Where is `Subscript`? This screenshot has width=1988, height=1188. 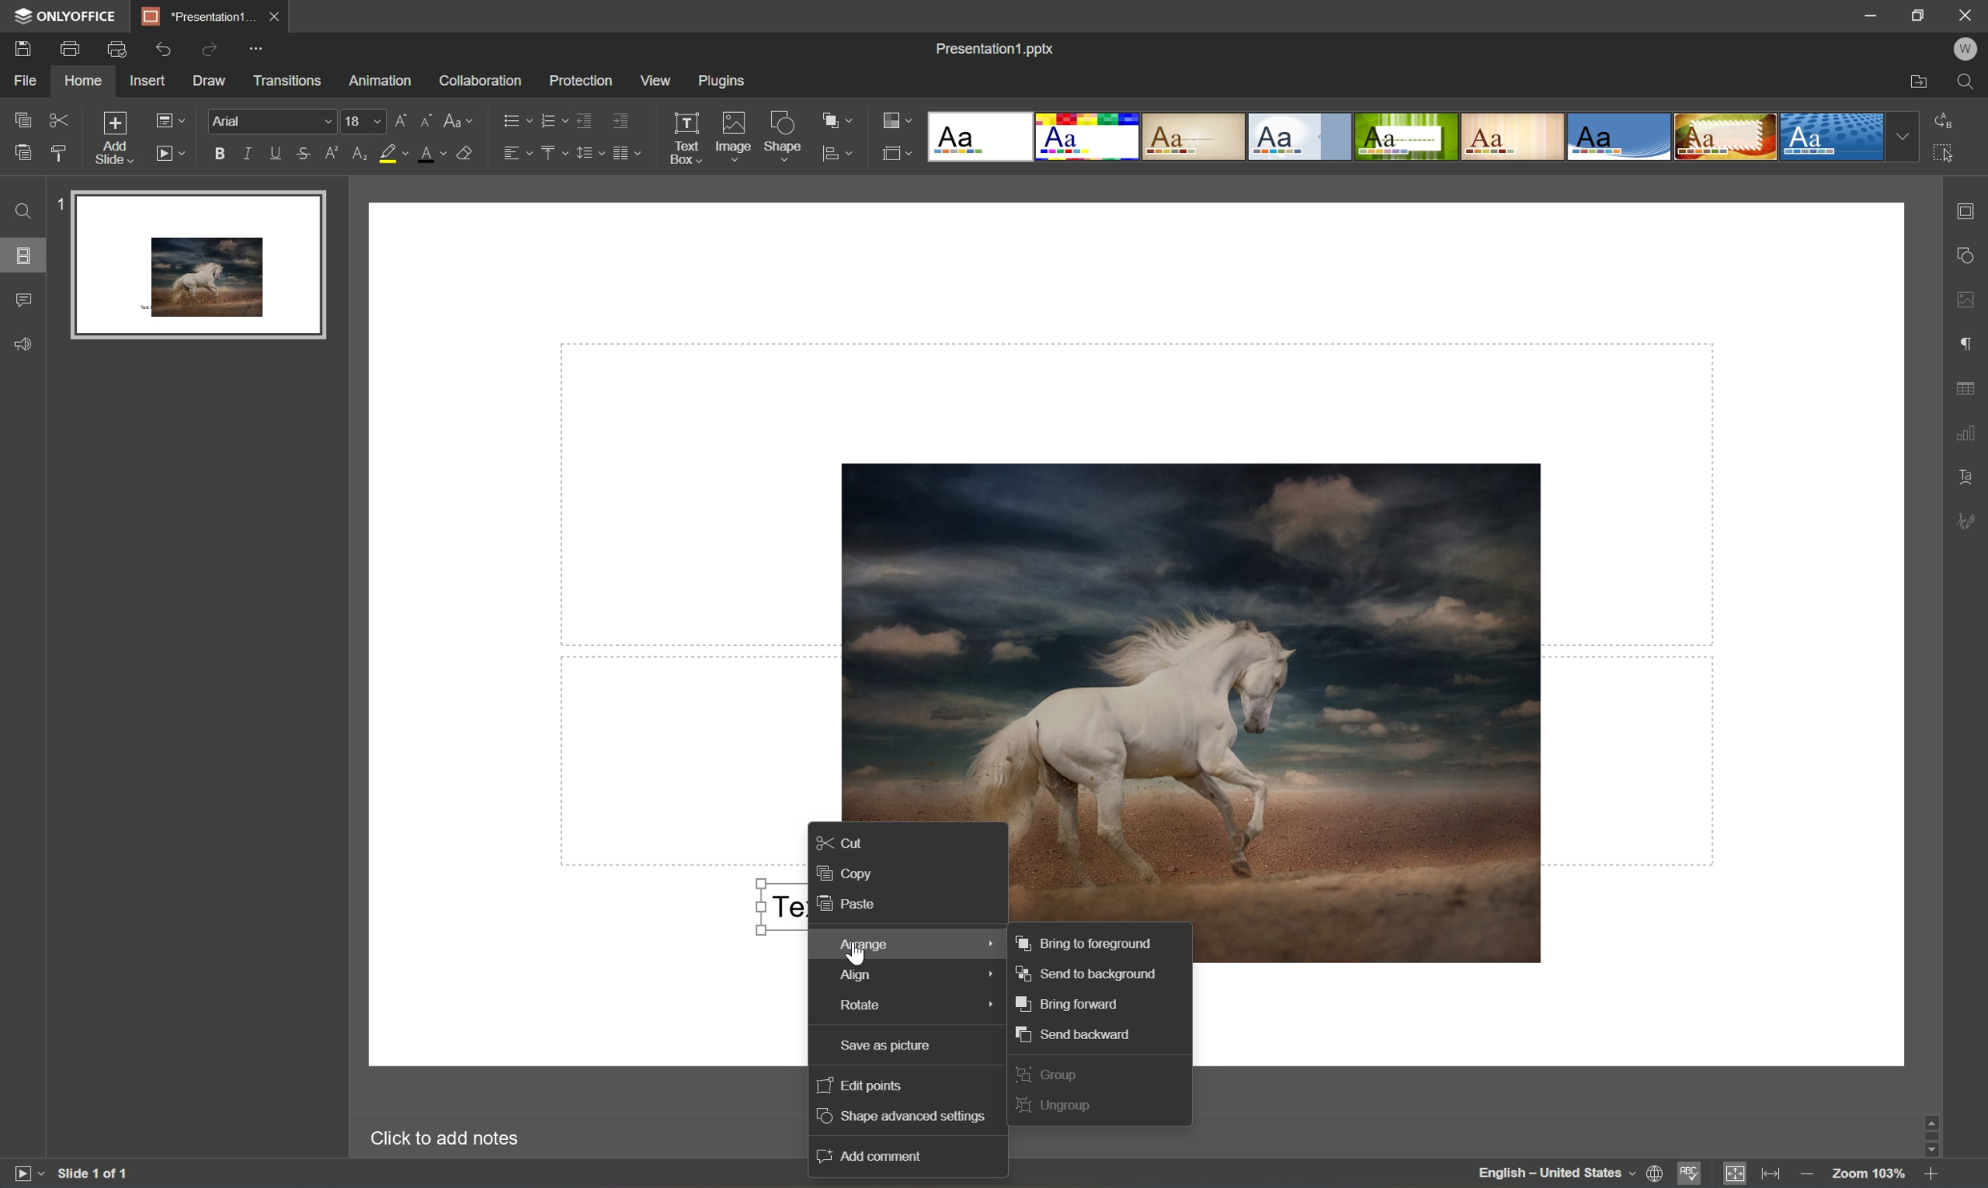
Subscript is located at coordinates (362, 154).